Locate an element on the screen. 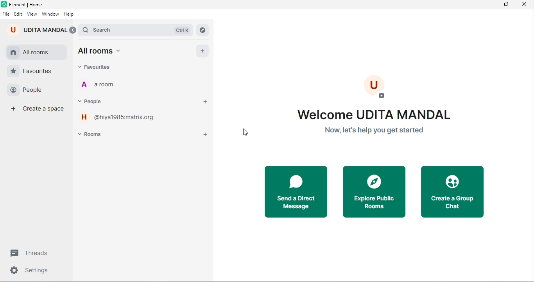  explore public rooms is located at coordinates (373, 192).